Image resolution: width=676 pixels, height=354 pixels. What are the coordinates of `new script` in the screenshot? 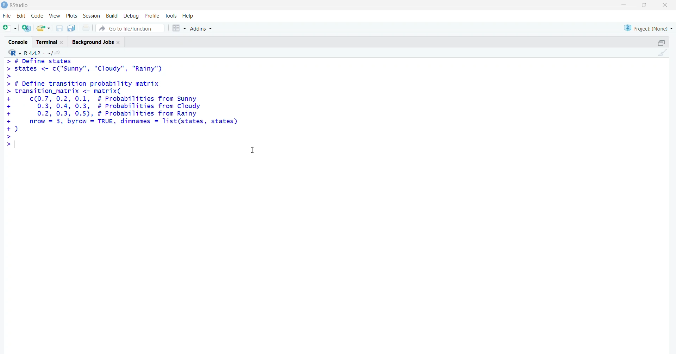 It's located at (10, 28).